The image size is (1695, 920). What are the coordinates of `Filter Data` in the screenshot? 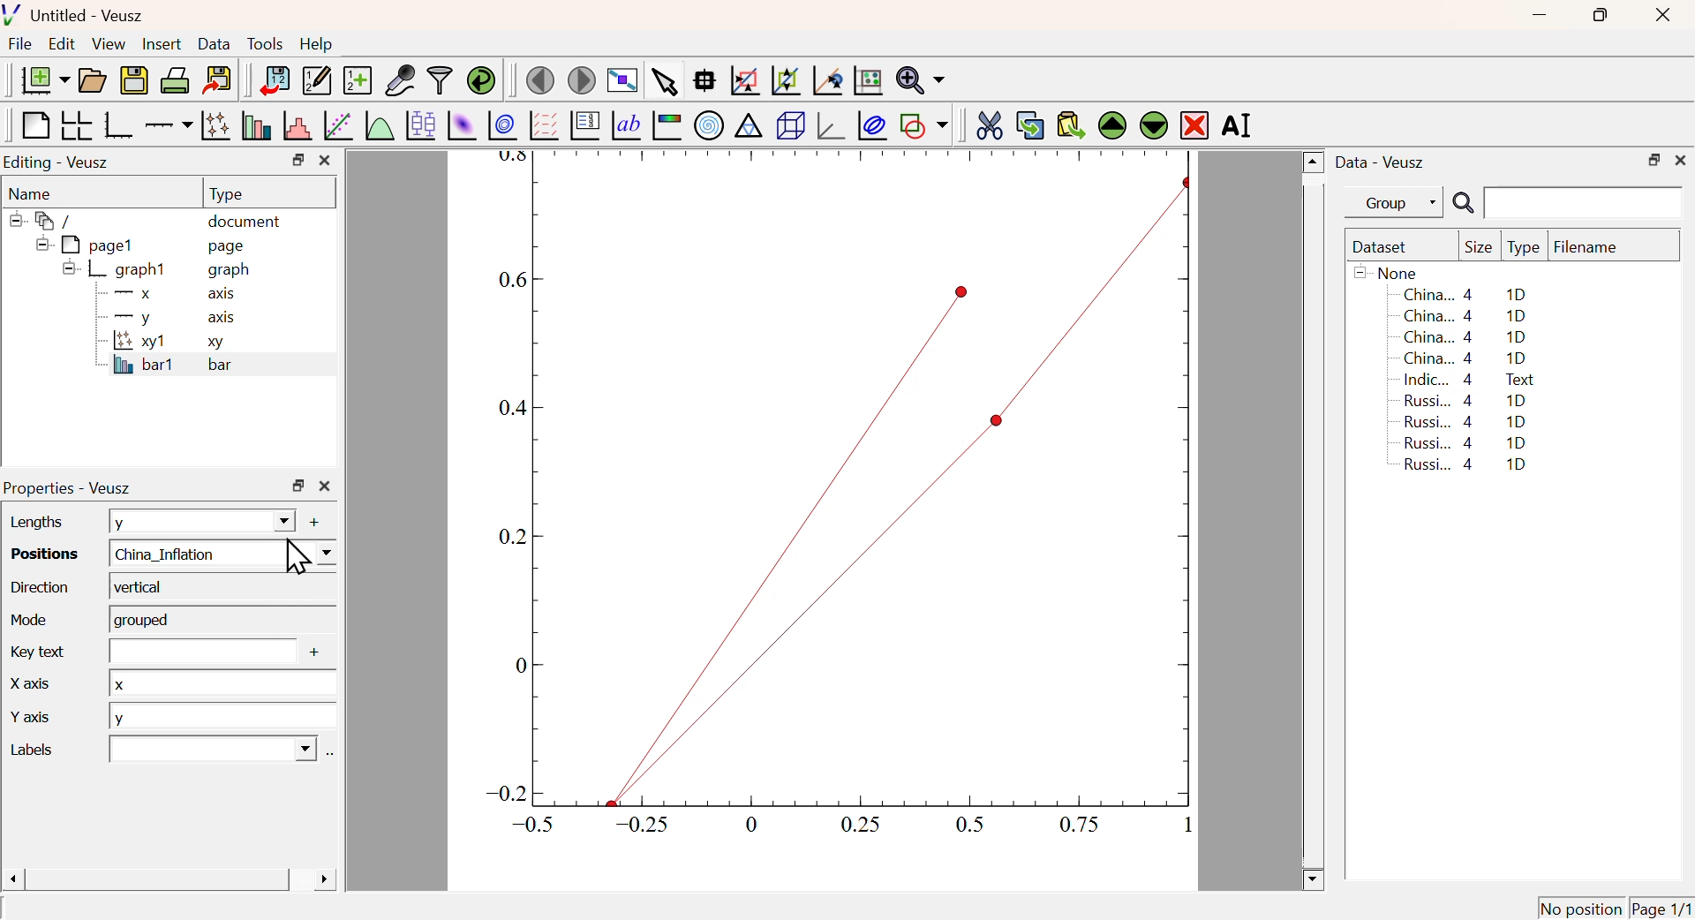 It's located at (440, 79).